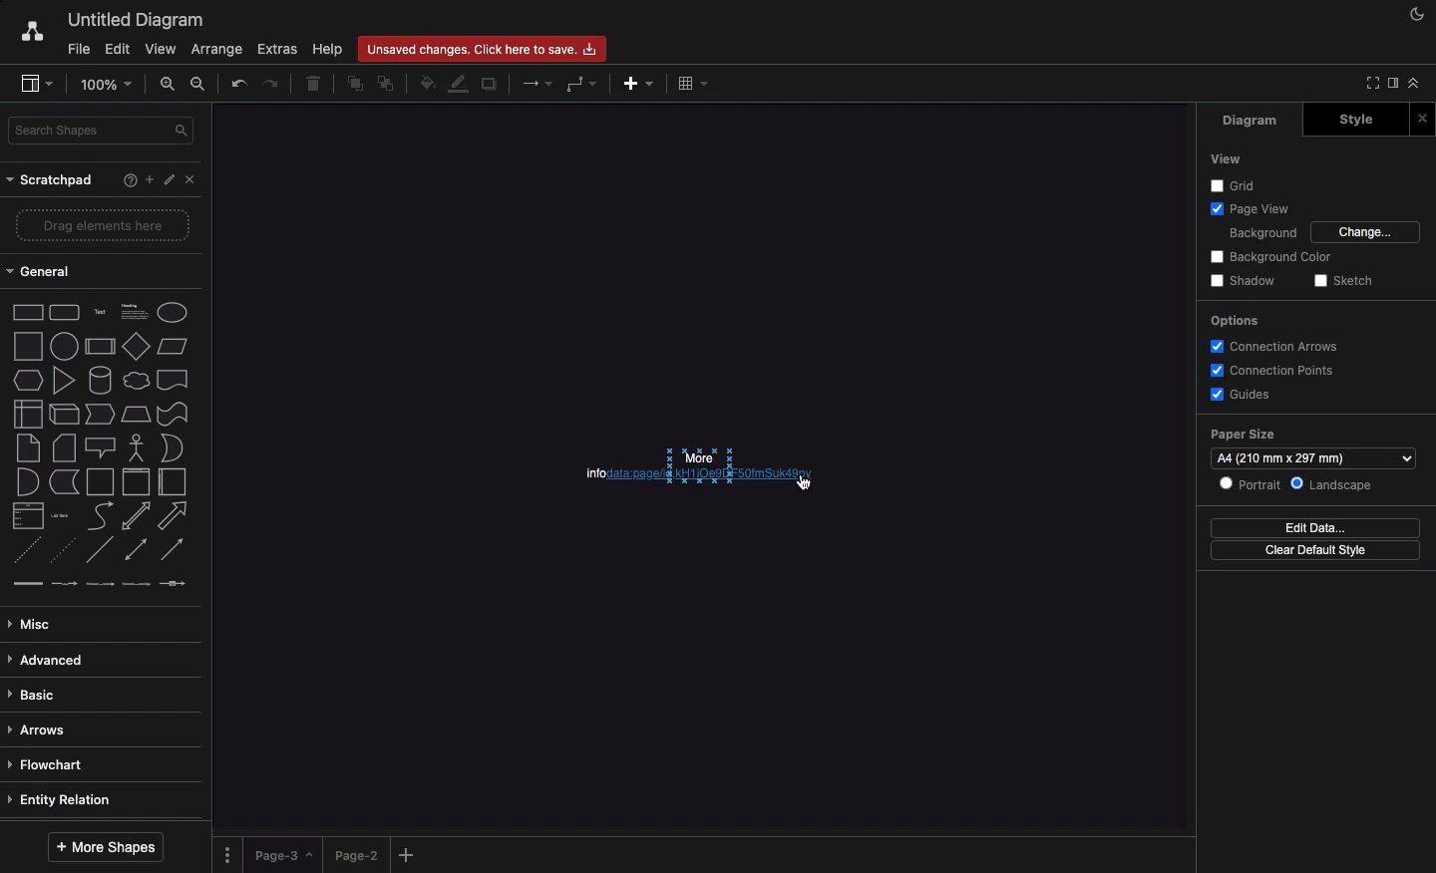 This screenshot has height=873, width=1436. I want to click on Paper size, so click(1248, 433).